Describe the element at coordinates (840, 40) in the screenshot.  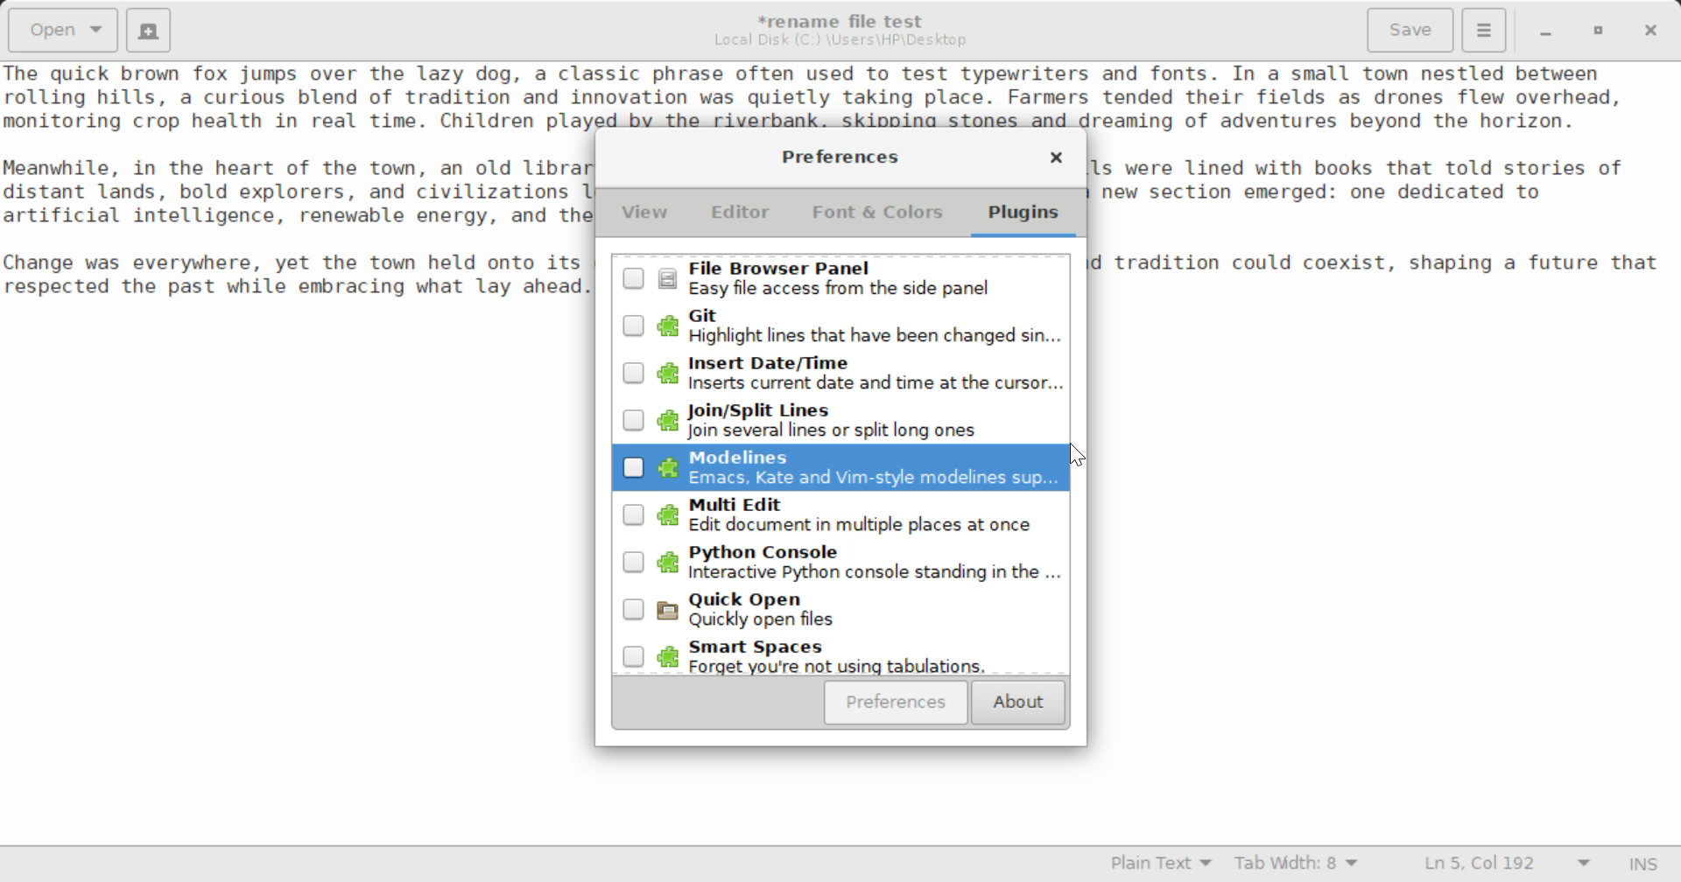
I see `File Location` at that location.